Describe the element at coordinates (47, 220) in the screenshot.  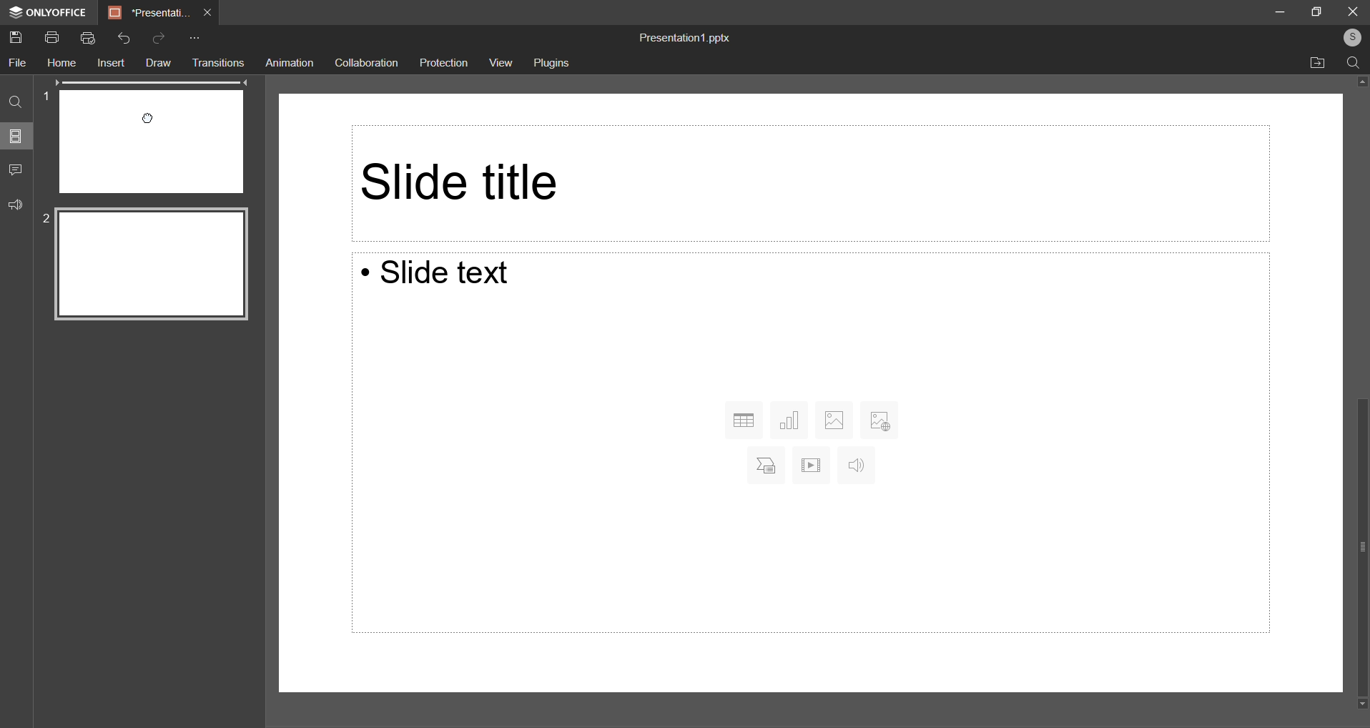
I see `2` at that location.